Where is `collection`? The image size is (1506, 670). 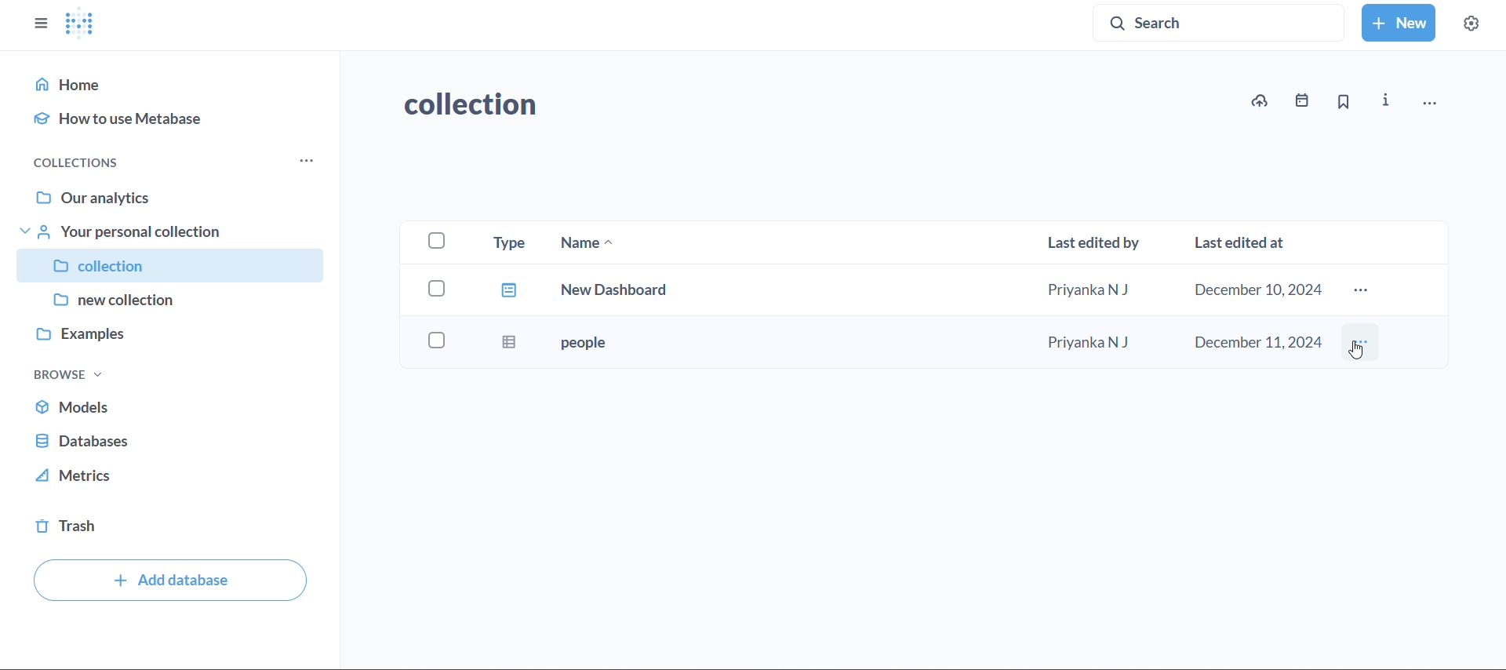 collection is located at coordinates (468, 101).